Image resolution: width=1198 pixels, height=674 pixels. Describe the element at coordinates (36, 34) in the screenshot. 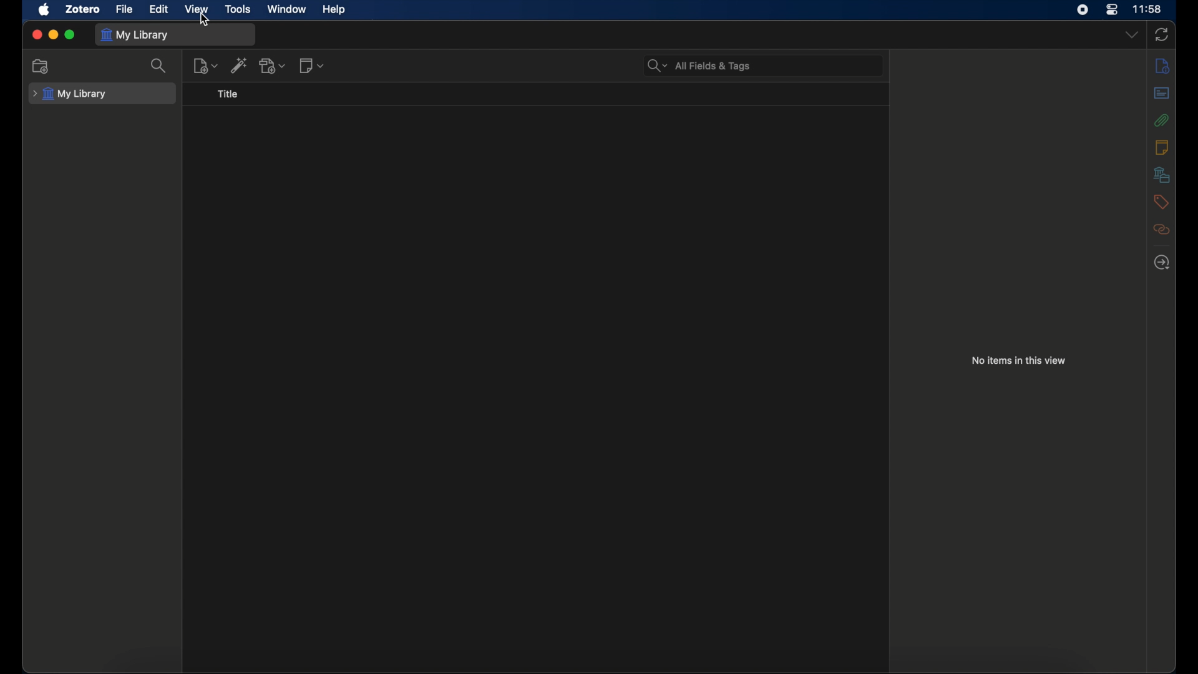

I see `close` at that location.